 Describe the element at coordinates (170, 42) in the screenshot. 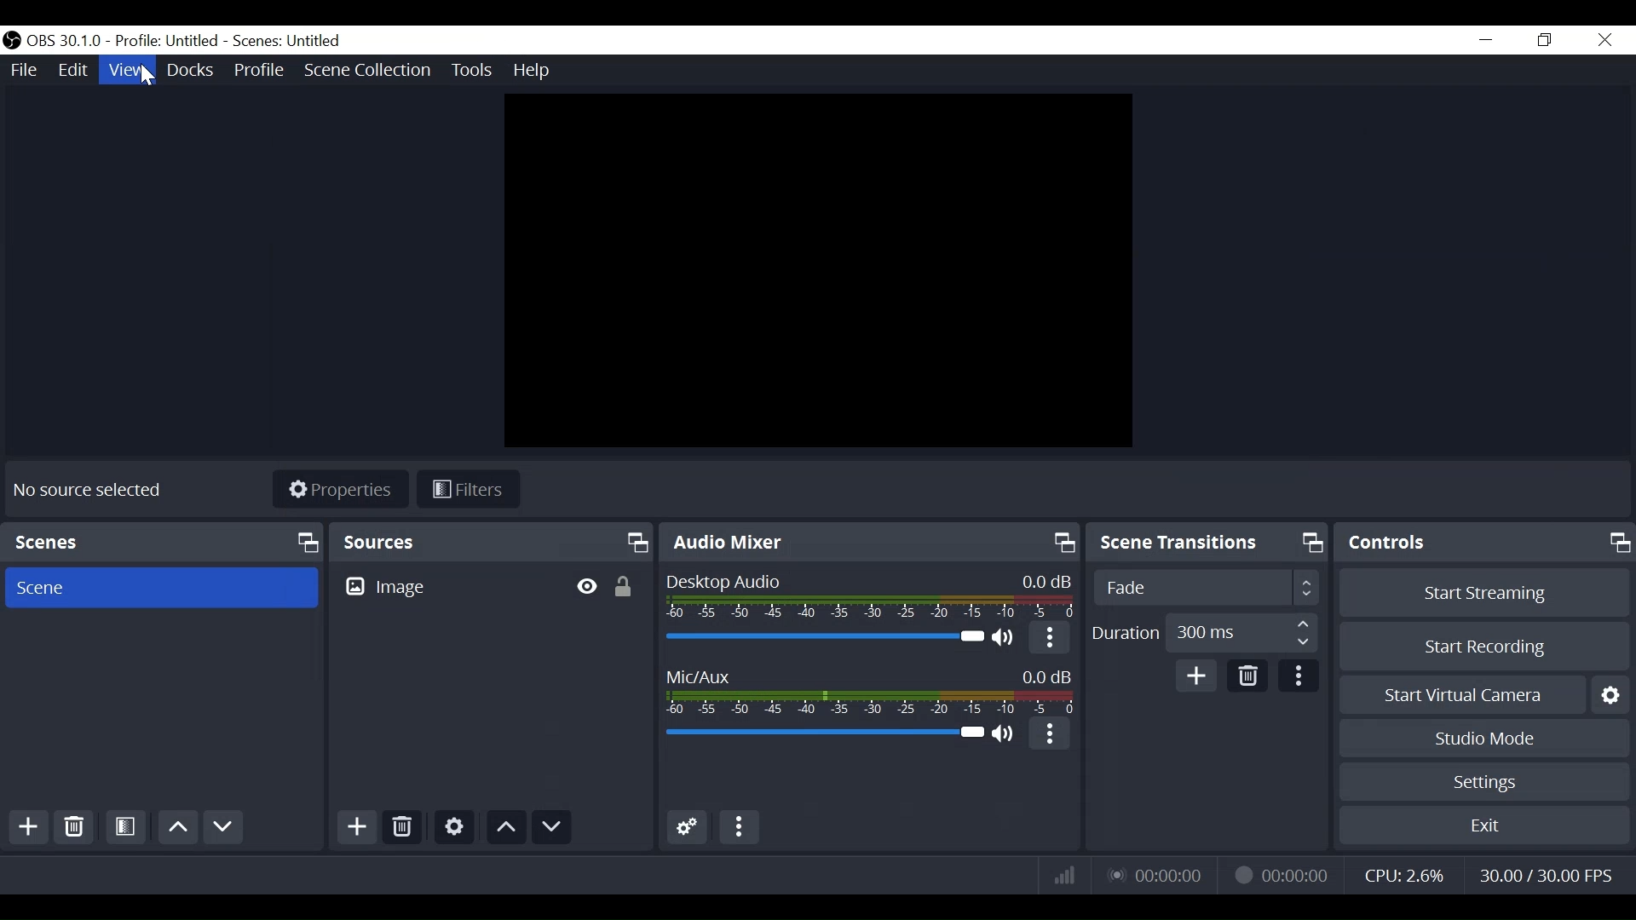

I see `Profile name` at that location.